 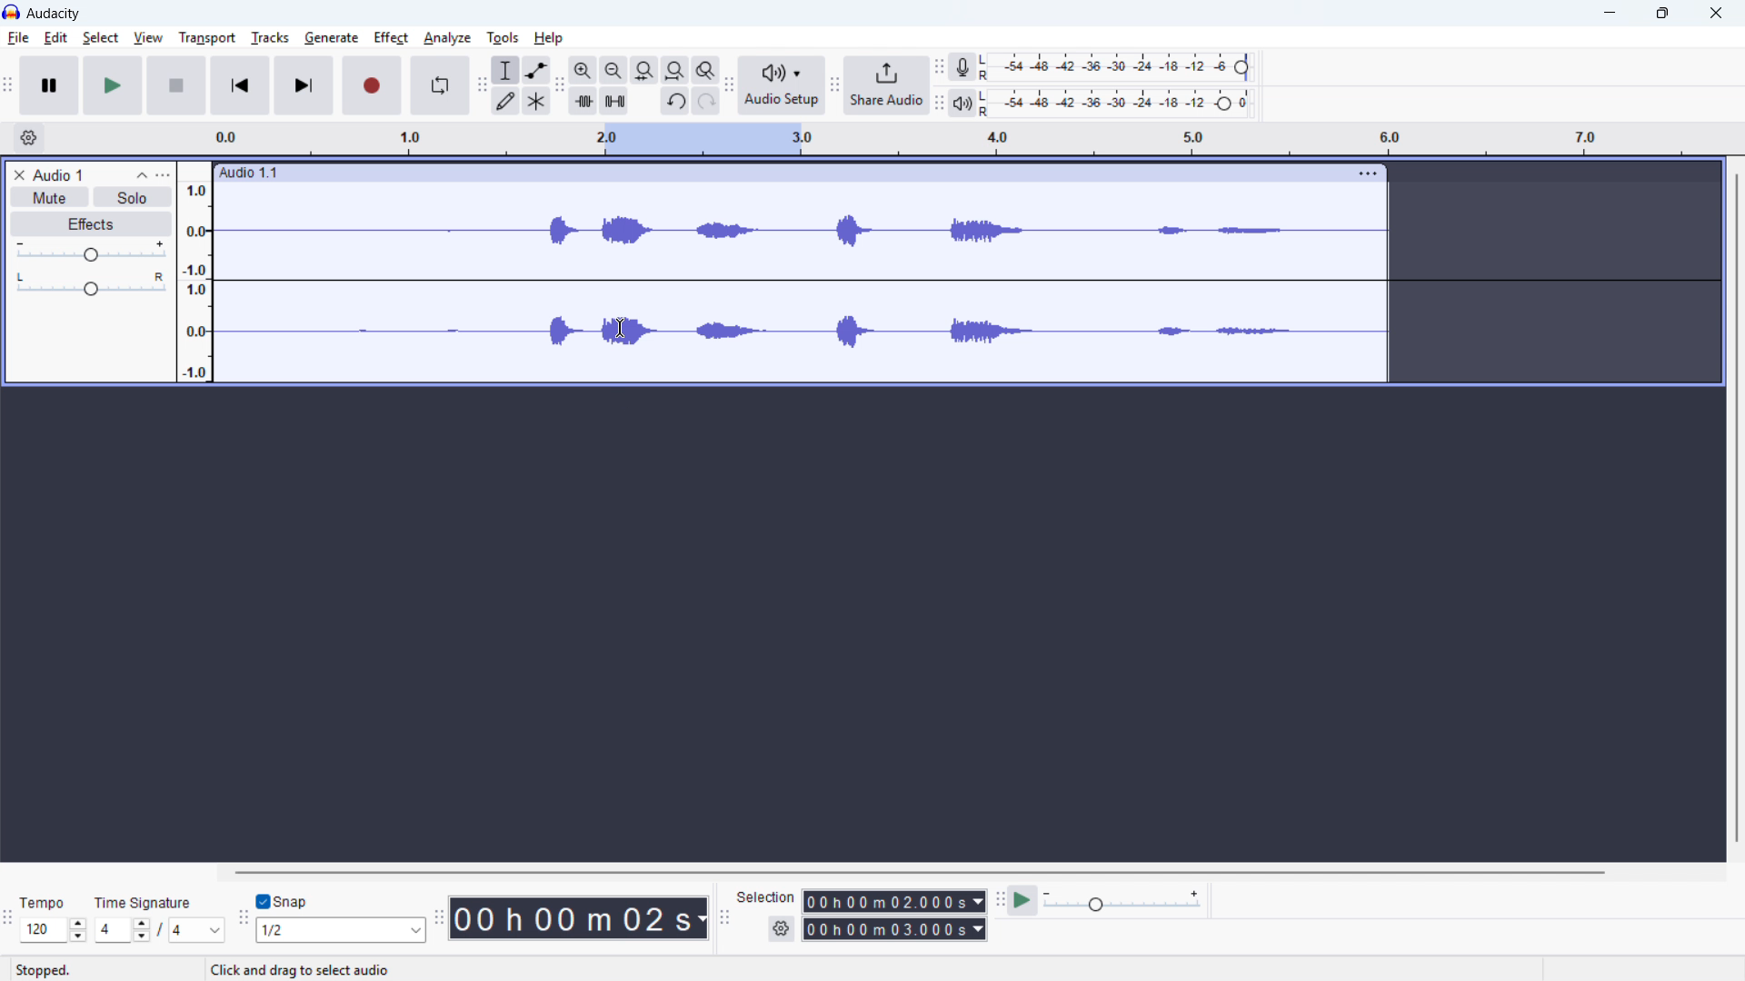 What do you see at coordinates (46, 969) in the screenshot?
I see `Stopped` at bounding box center [46, 969].